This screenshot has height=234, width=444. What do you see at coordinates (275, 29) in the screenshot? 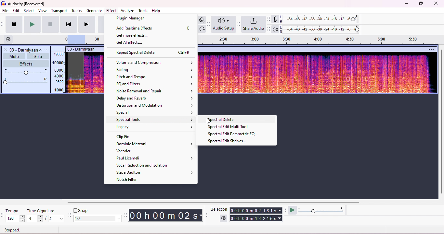
I see `playback meter` at bounding box center [275, 29].